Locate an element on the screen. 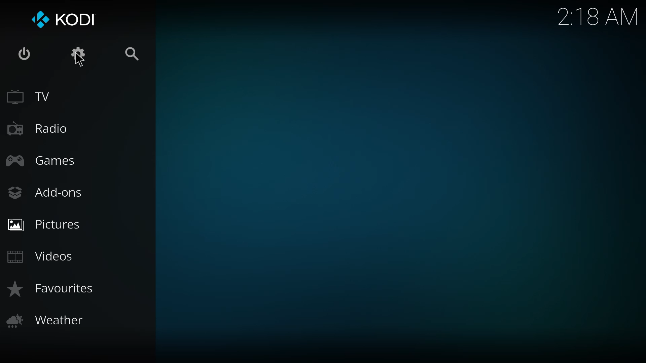  favorites is located at coordinates (52, 289).